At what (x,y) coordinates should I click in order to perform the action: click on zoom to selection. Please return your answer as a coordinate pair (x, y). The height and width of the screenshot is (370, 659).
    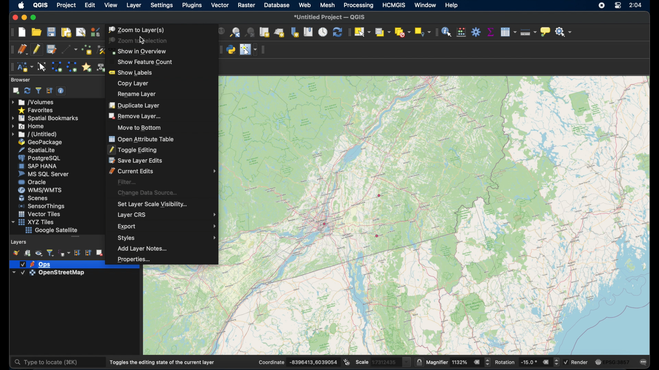
    Looking at the image, I should click on (139, 40).